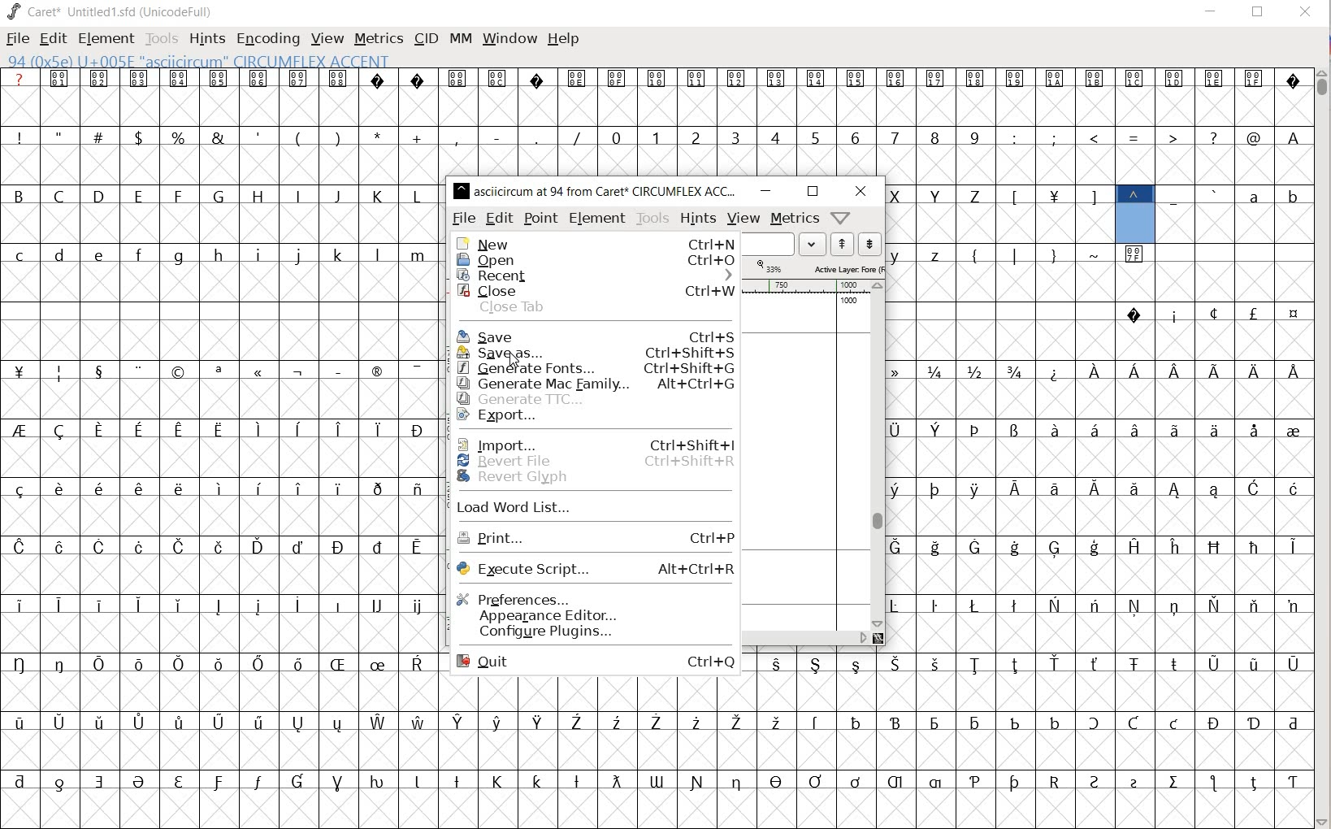 This screenshot has height=829, width=1331. I want to click on metrics, so click(796, 219).